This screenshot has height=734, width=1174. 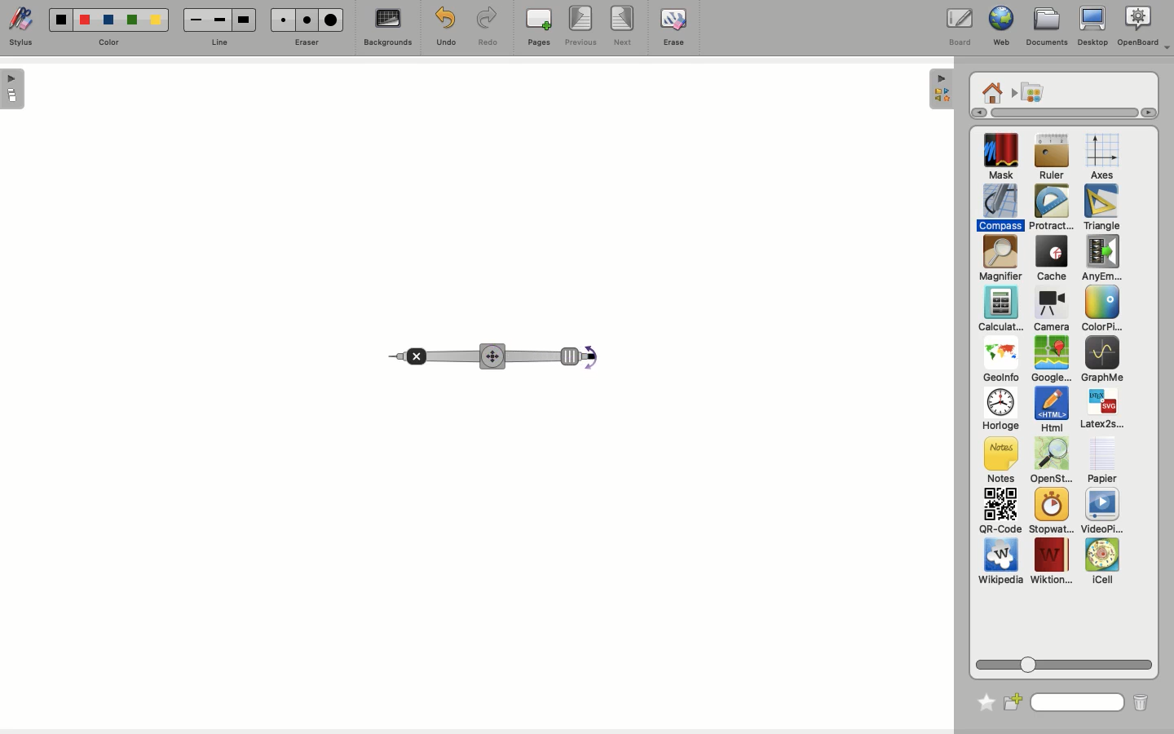 I want to click on color 4, so click(x=131, y=21).